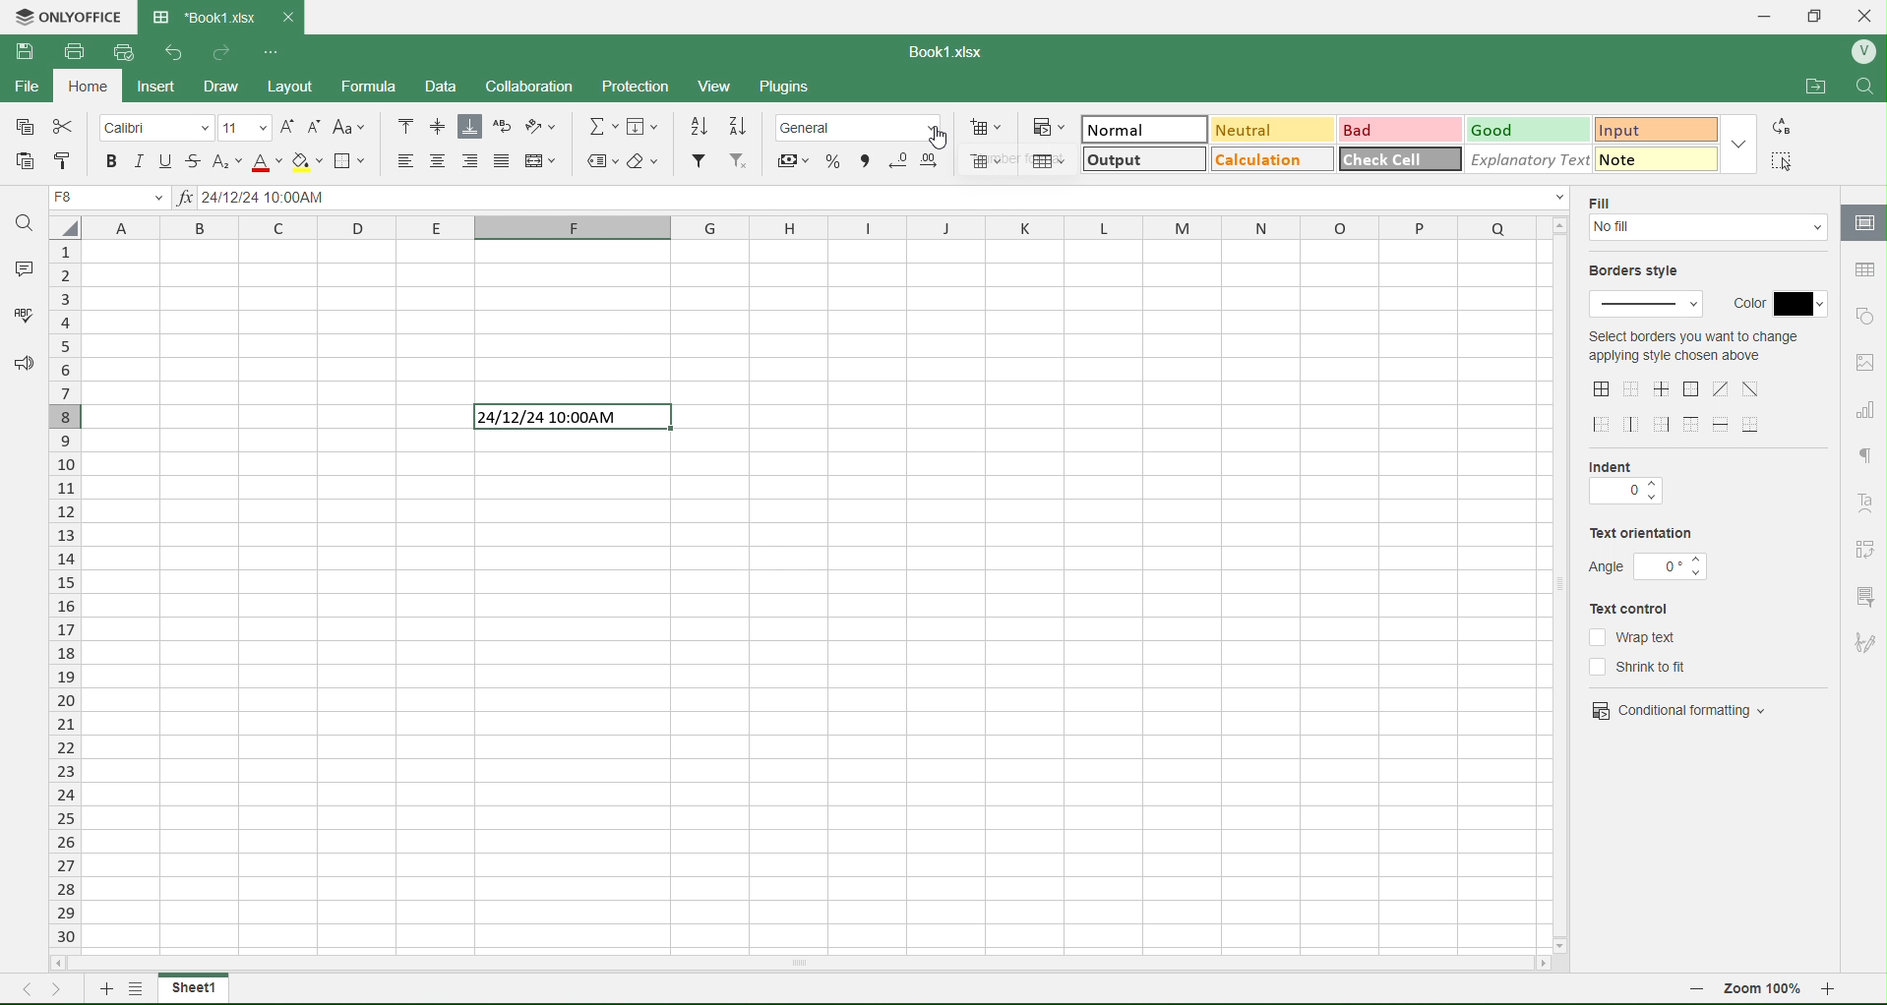  I want to click on Subscript/Superscript, so click(225, 161).